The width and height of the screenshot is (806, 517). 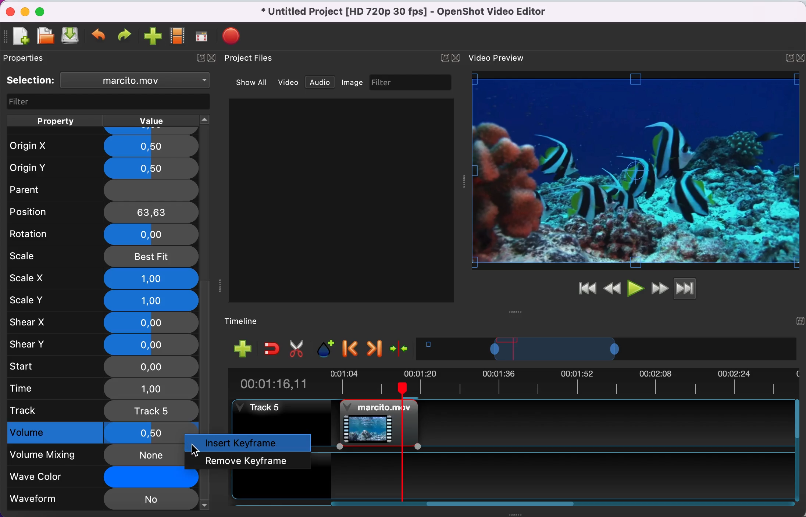 I want to click on choose profile, so click(x=177, y=36).